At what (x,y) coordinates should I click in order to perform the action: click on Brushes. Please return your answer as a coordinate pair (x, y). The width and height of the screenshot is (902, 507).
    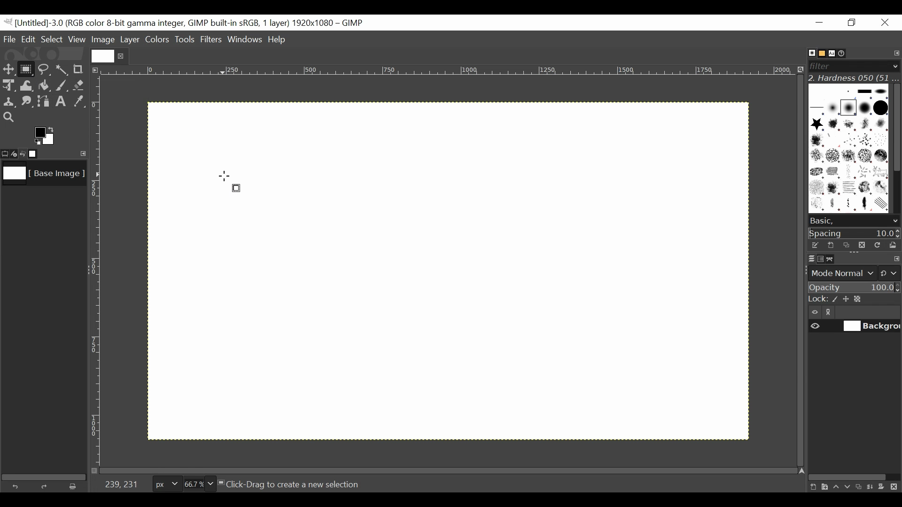
    Looking at the image, I should click on (807, 53).